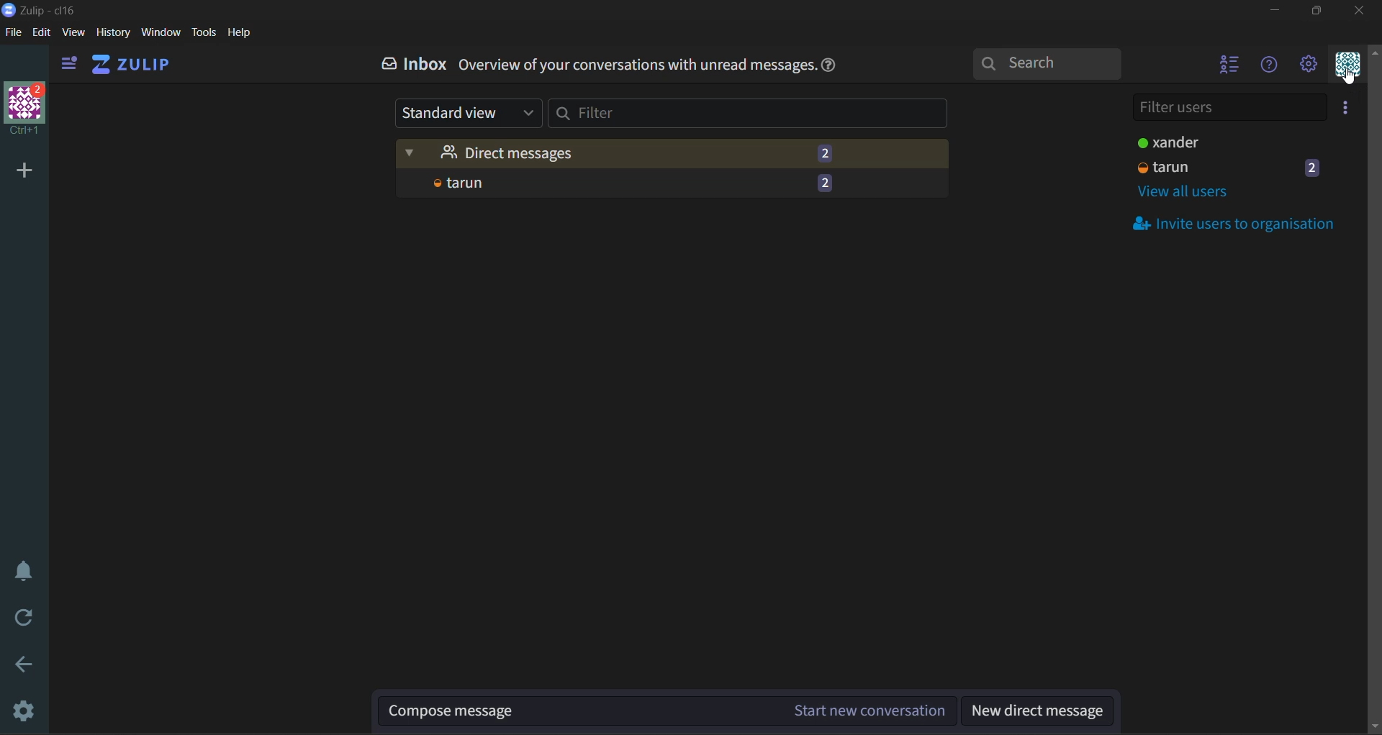 Image resolution: width=1382 pixels, height=735 pixels. What do you see at coordinates (828, 64) in the screenshot?
I see `help` at bounding box center [828, 64].